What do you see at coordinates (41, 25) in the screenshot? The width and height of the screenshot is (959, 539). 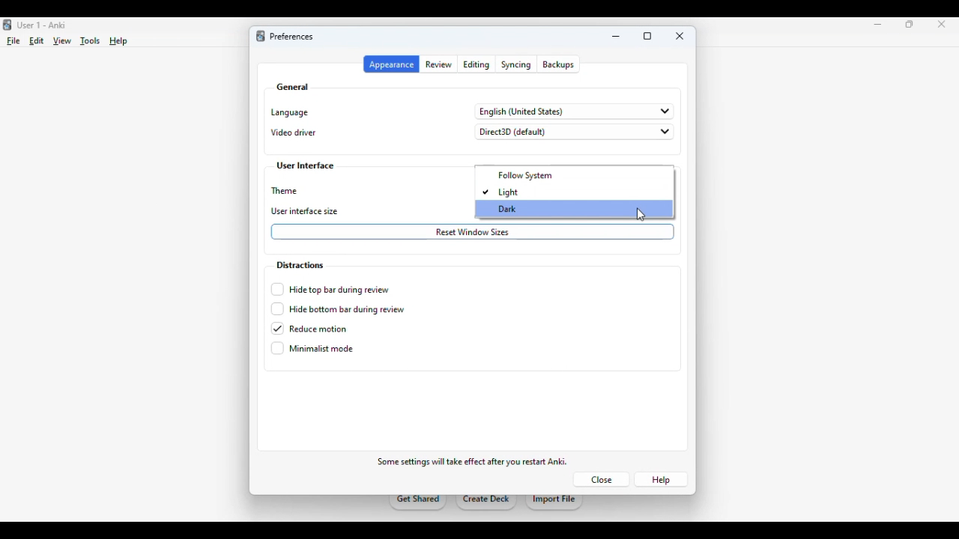 I see `Use 1 - Anki` at bounding box center [41, 25].